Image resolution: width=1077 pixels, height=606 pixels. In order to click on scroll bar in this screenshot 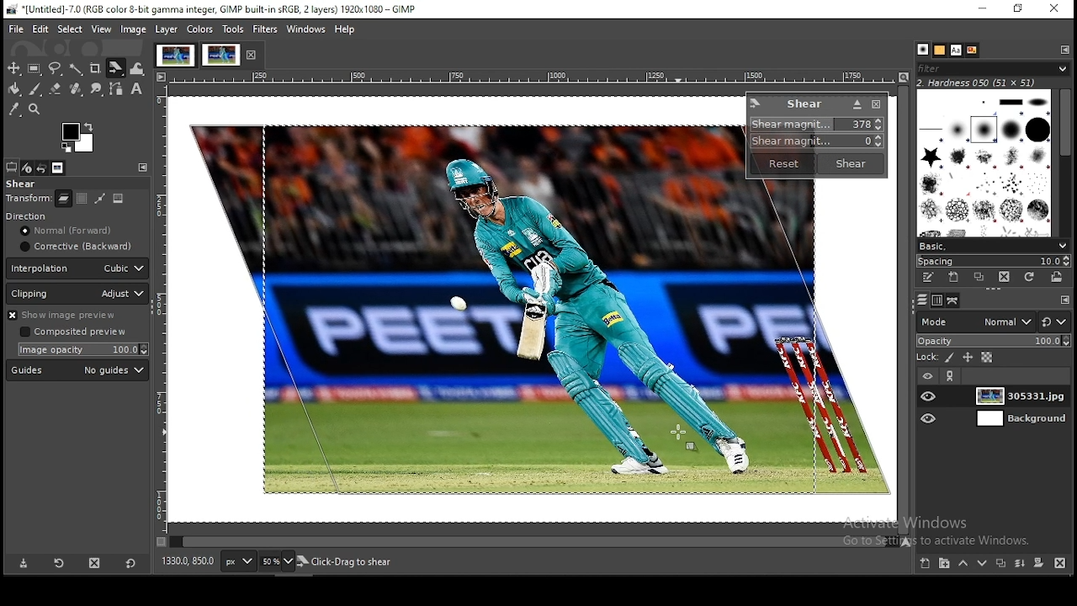, I will do `click(1064, 161)`.